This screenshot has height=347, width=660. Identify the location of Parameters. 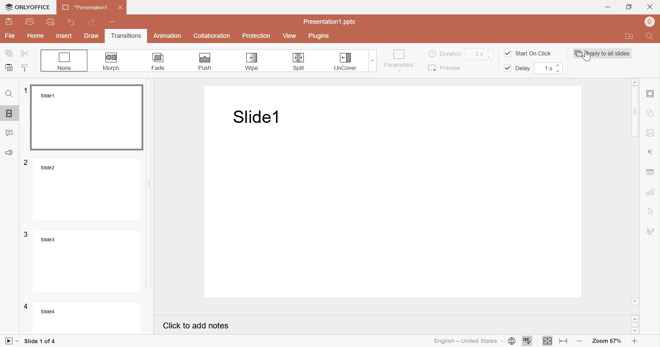
(399, 61).